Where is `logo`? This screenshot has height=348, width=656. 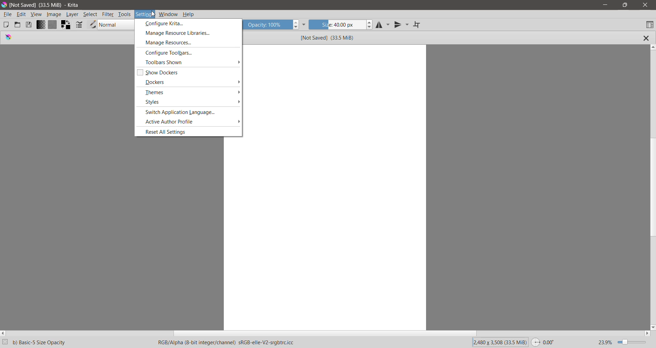 logo is located at coordinates (9, 37).